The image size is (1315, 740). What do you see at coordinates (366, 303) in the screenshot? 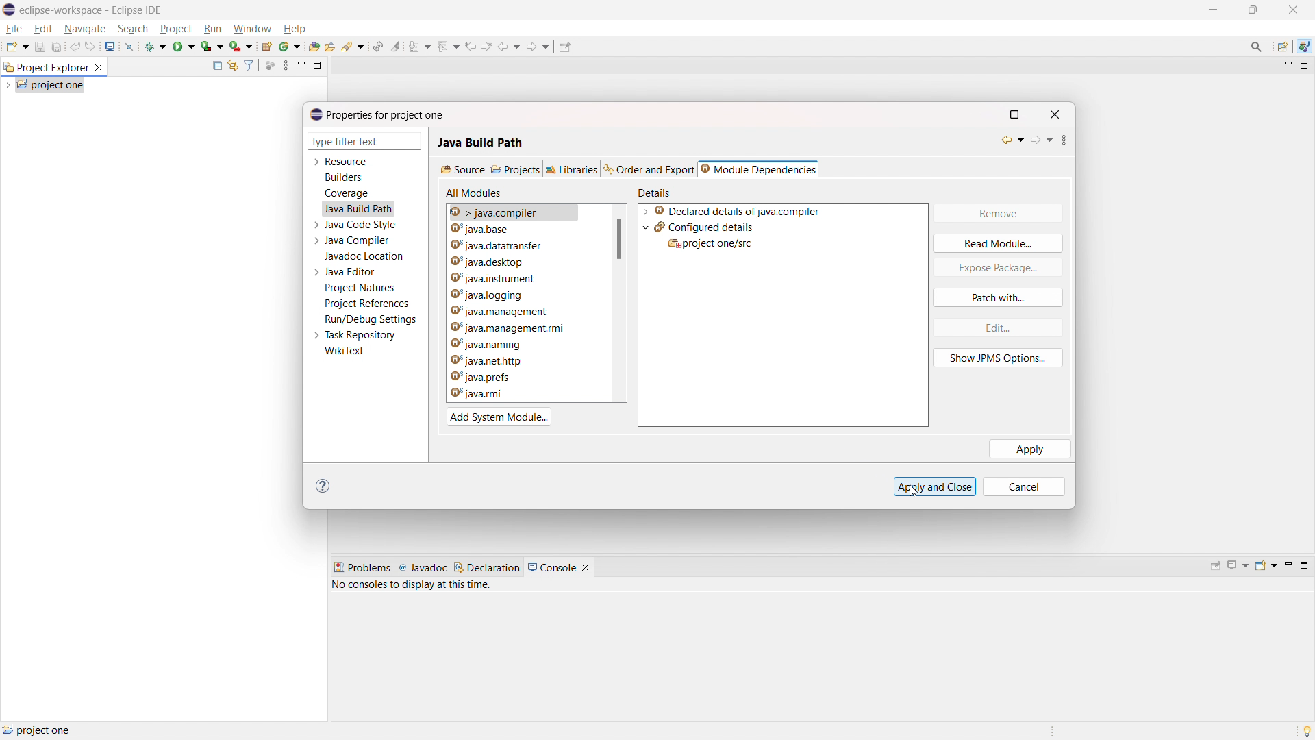
I see `project references` at bounding box center [366, 303].